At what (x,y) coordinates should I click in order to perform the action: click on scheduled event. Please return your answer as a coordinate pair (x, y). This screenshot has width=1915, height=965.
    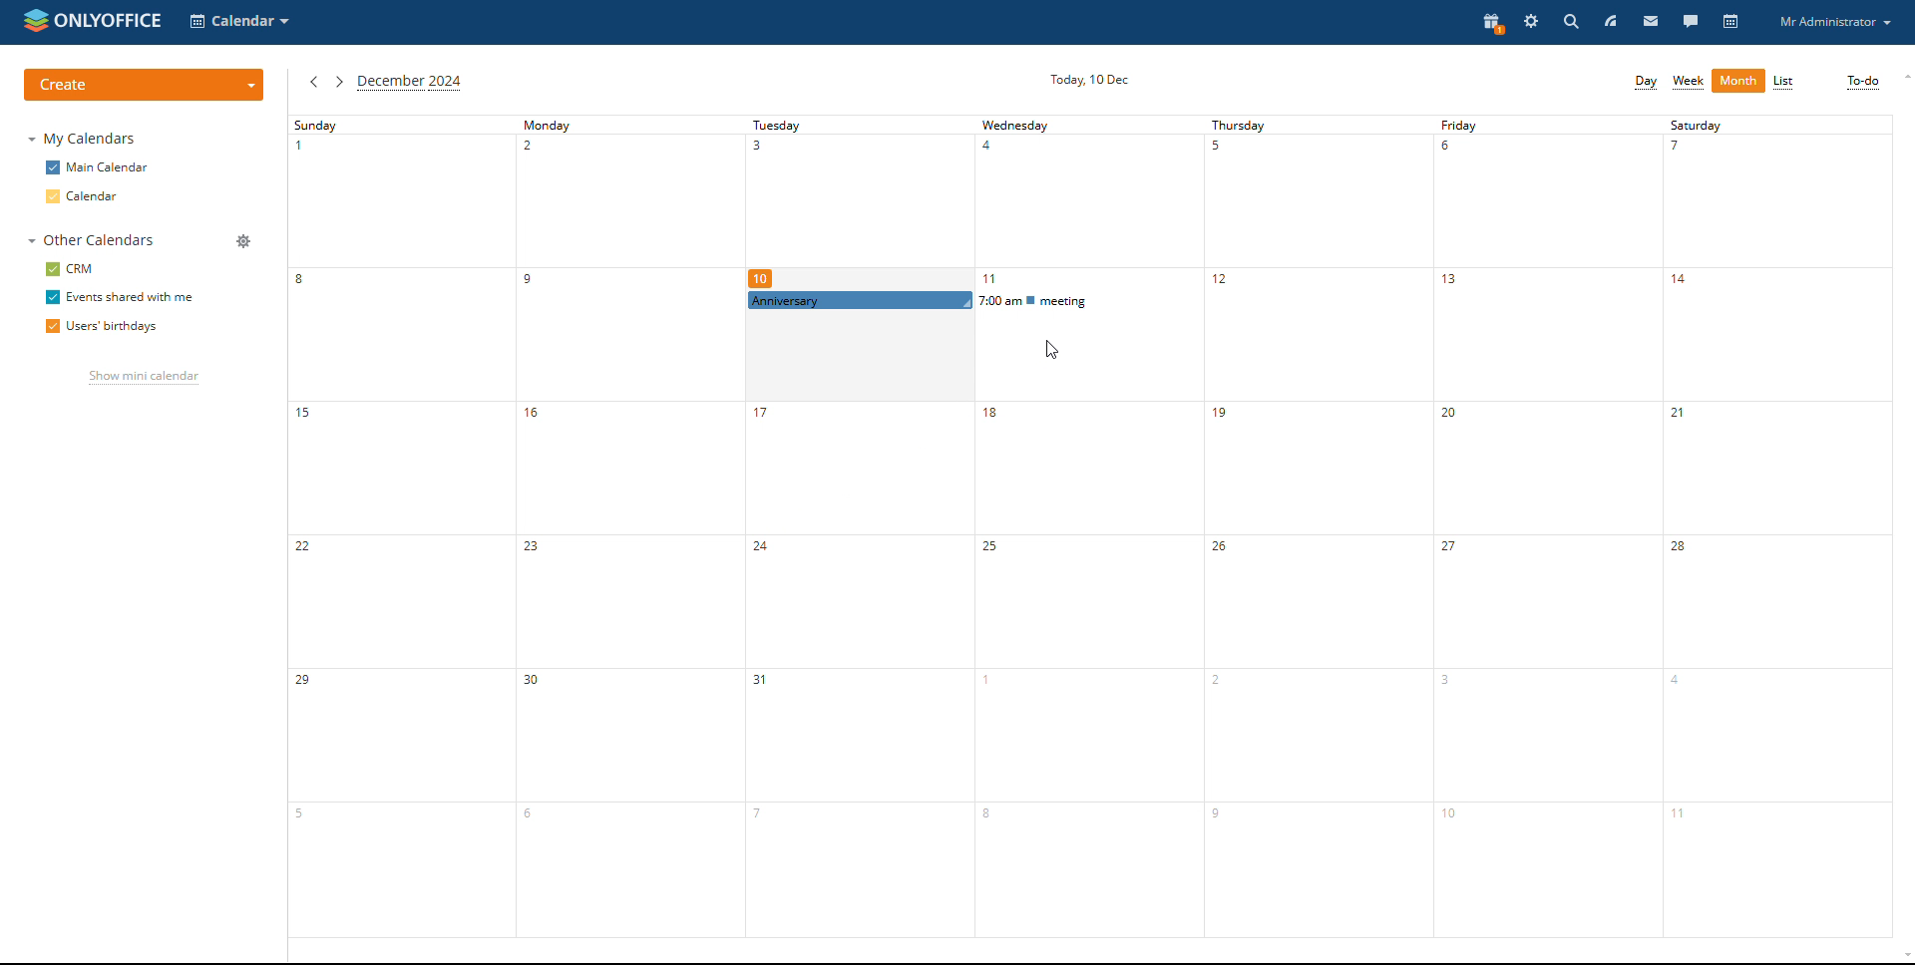
    Looking at the image, I should click on (977, 301).